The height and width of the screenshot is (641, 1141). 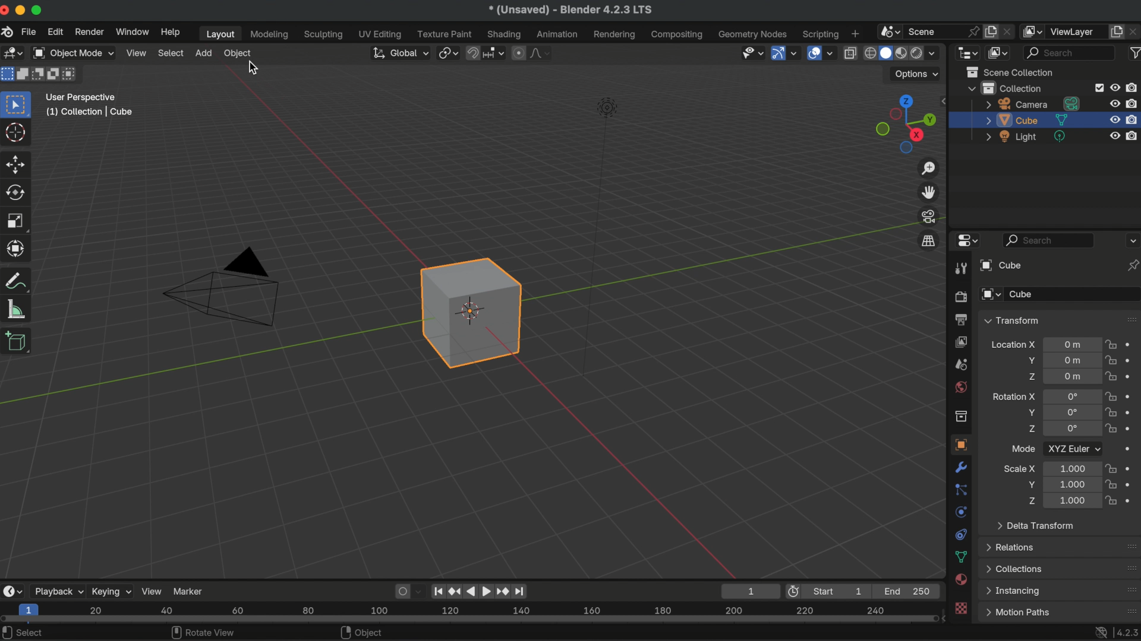 I want to click on drag handles, so click(x=1127, y=609).